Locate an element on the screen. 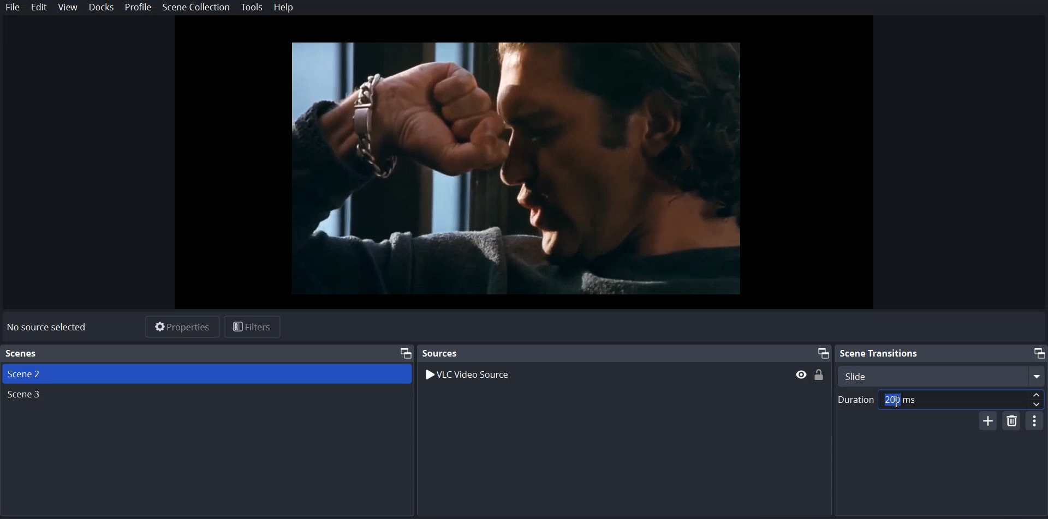 The width and height of the screenshot is (1048, 519). Profile is located at coordinates (138, 8).